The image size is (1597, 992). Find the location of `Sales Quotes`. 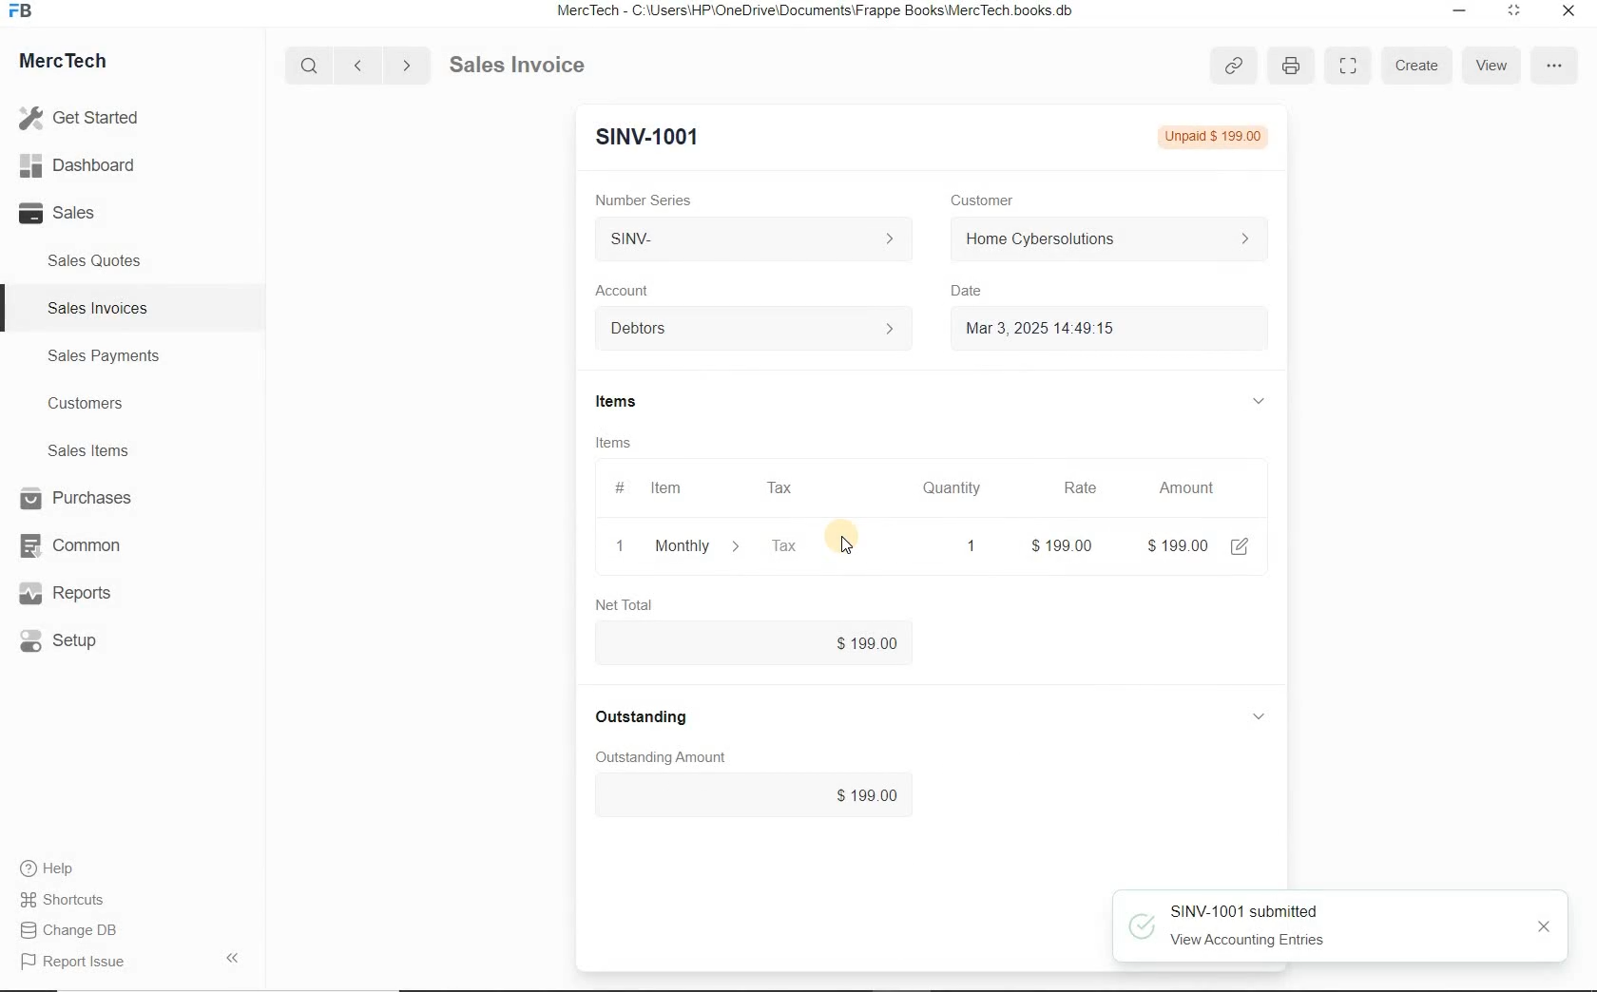

Sales Quotes is located at coordinates (99, 260).